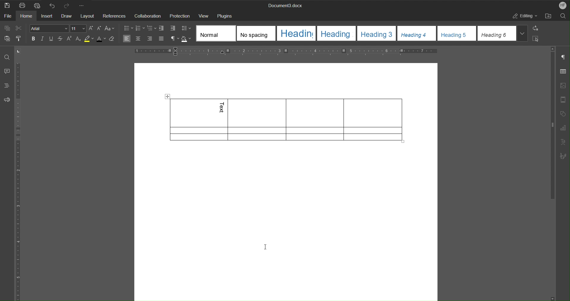 The image size is (570, 301). What do you see at coordinates (553, 299) in the screenshot?
I see `scroll down` at bounding box center [553, 299].